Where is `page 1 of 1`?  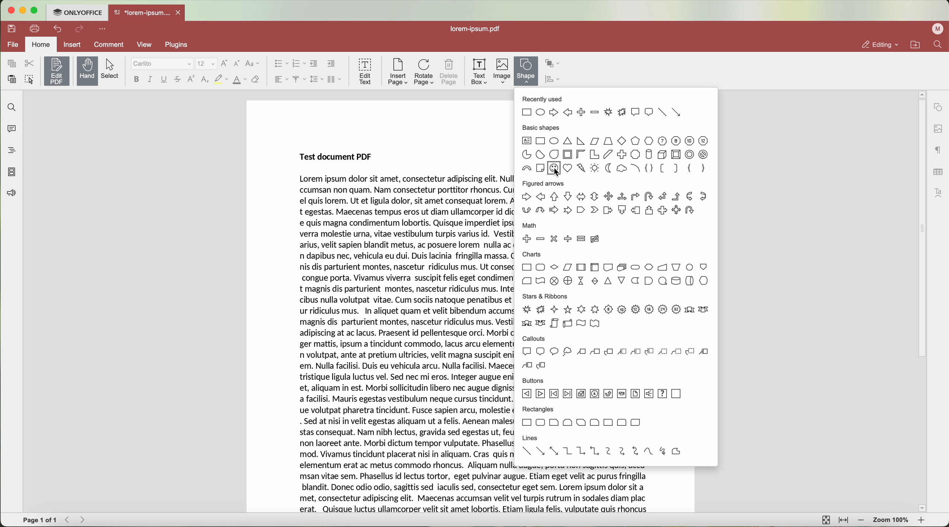 page 1 of 1 is located at coordinates (40, 520).